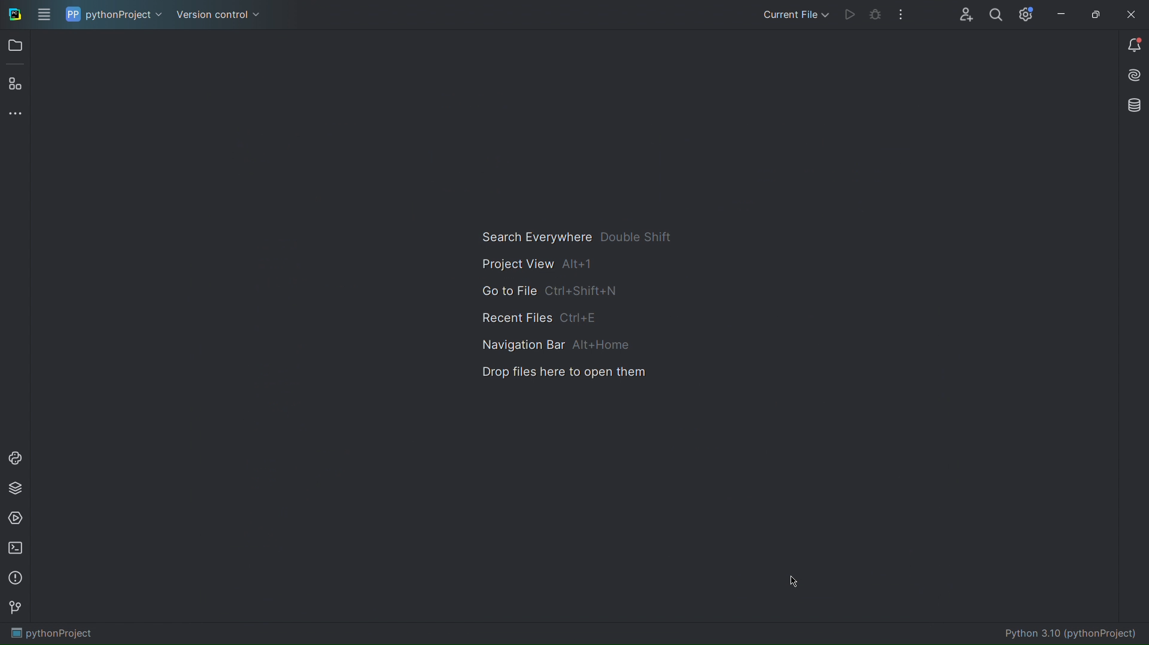  I want to click on Notifications, so click(1133, 45).